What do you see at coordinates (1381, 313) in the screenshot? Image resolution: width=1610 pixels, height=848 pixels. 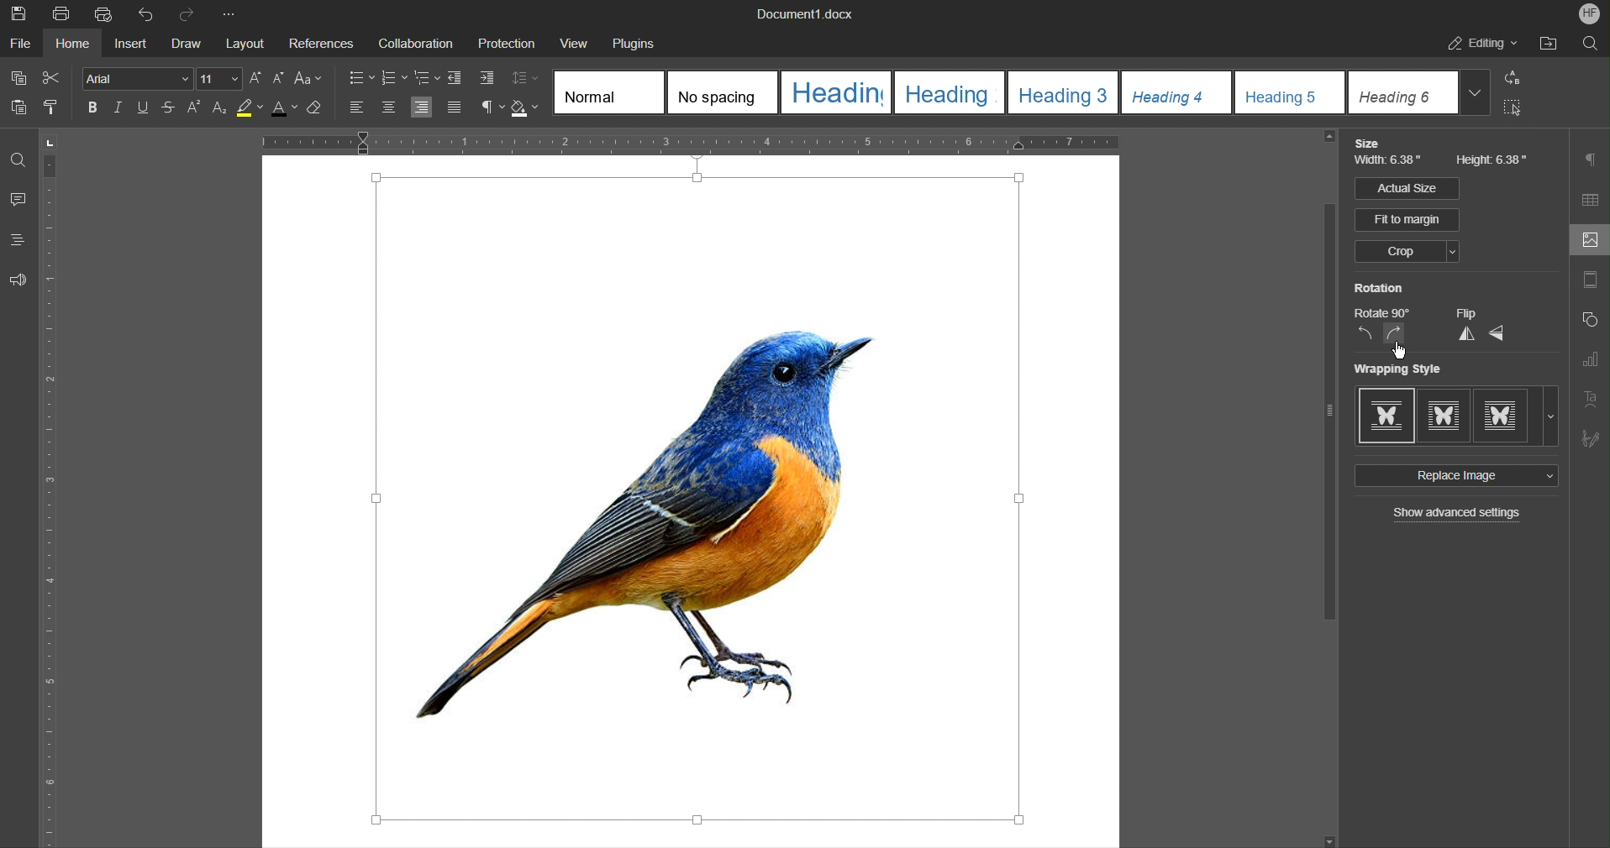 I see `Rotate 90 degrees` at bounding box center [1381, 313].